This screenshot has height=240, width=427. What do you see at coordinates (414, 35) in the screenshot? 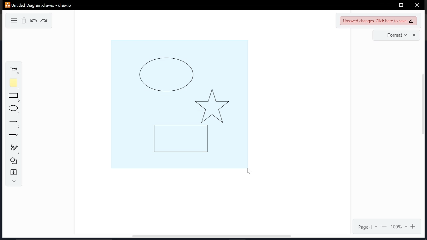
I see `close` at bounding box center [414, 35].